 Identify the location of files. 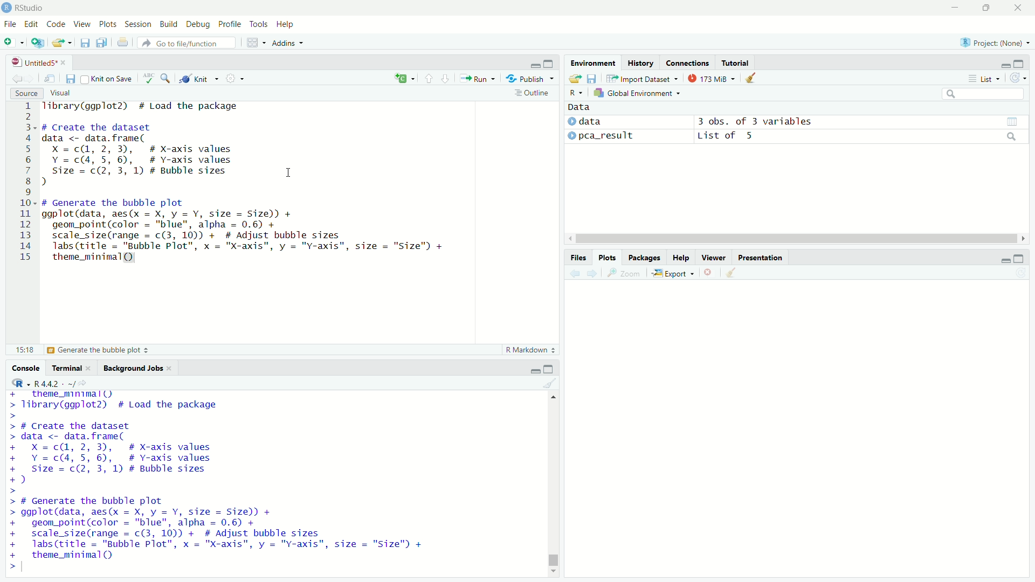
(579, 258).